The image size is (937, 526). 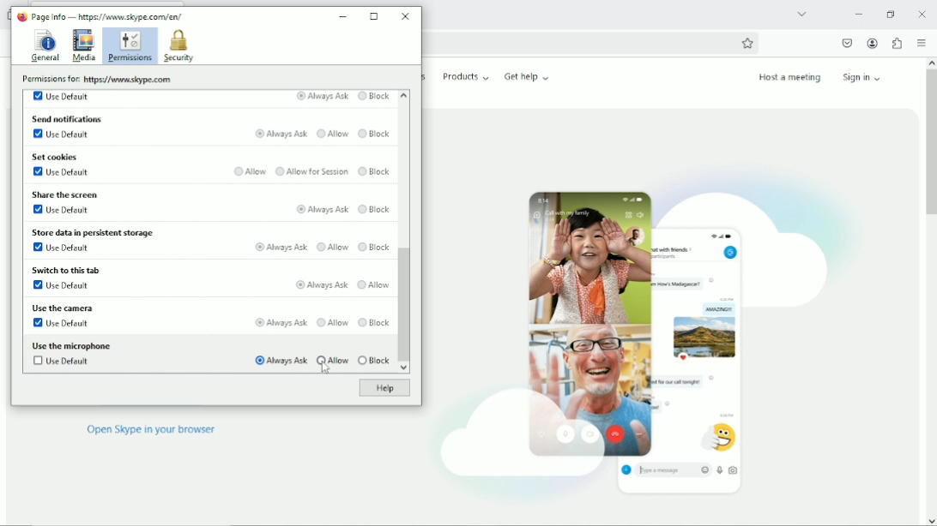 I want to click on Share the screen, so click(x=66, y=193).